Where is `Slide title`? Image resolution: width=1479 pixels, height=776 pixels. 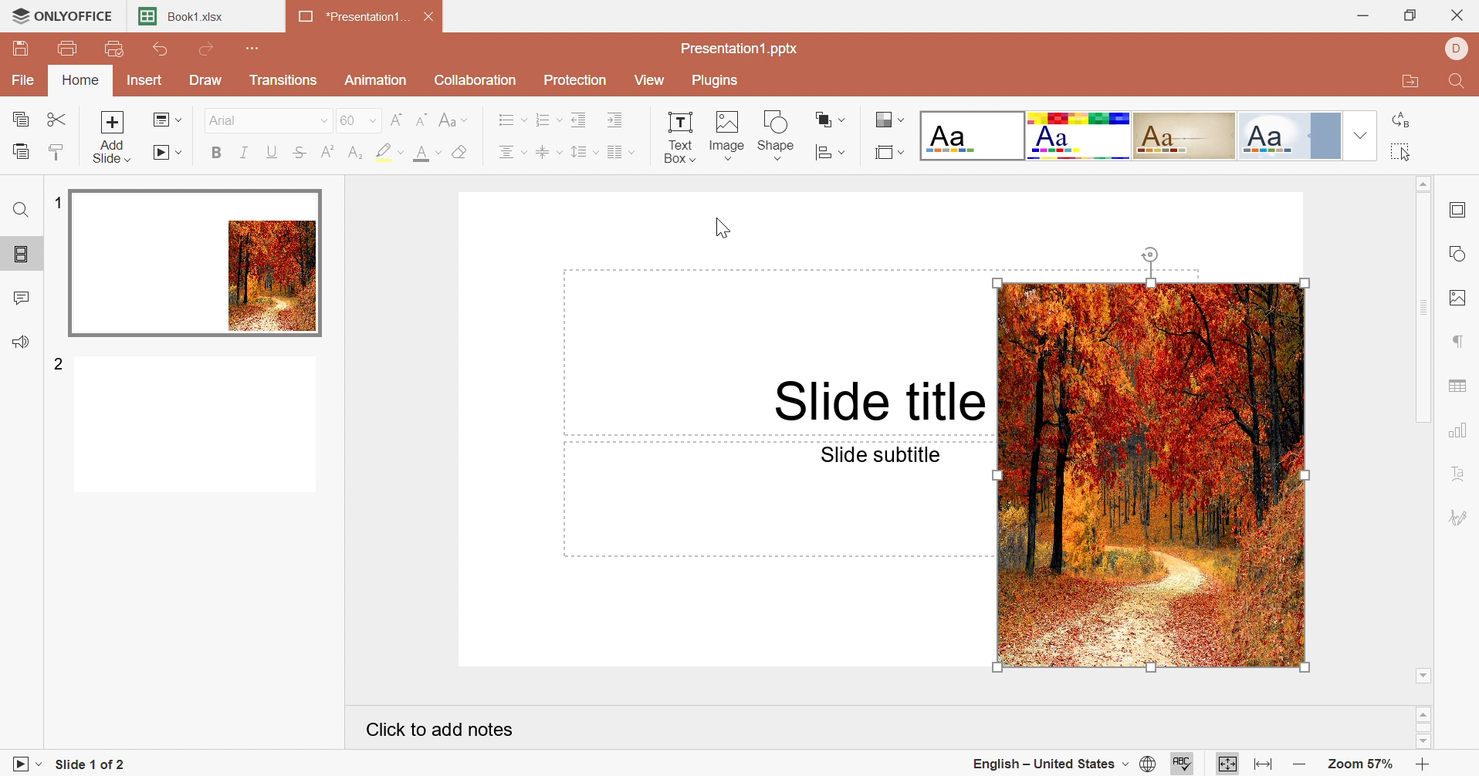 Slide title is located at coordinates (878, 402).